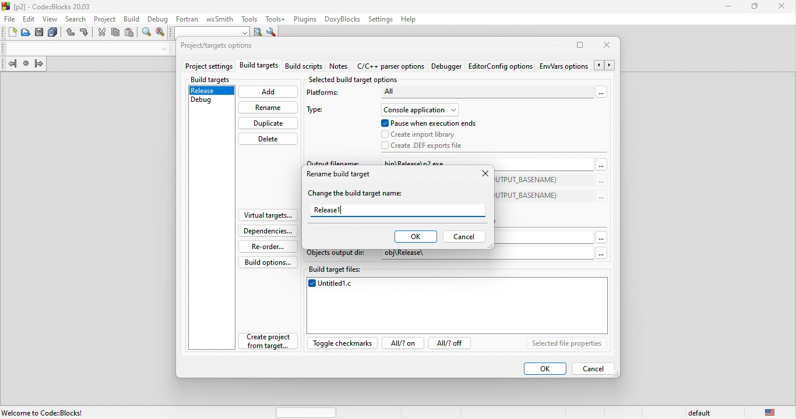  Describe the element at coordinates (217, 47) in the screenshot. I see `project\target option` at that location.